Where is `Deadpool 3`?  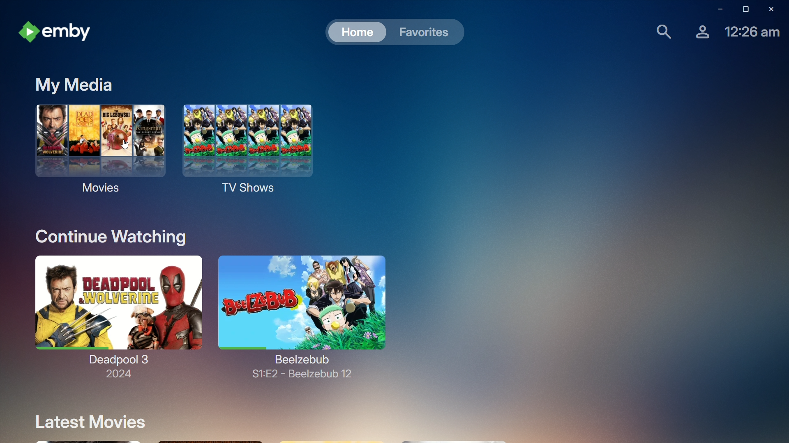
Deadpool 3 is located at coordinates (115, 310).